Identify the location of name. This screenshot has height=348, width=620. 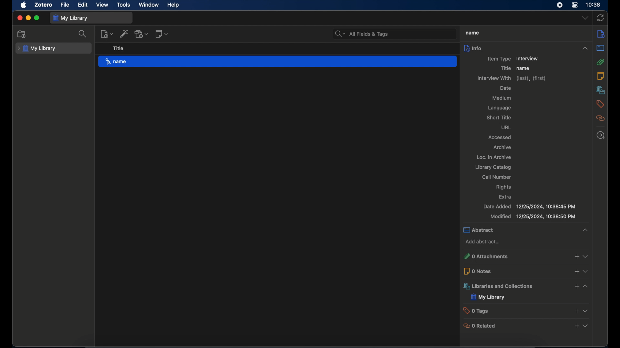
(524, 68).